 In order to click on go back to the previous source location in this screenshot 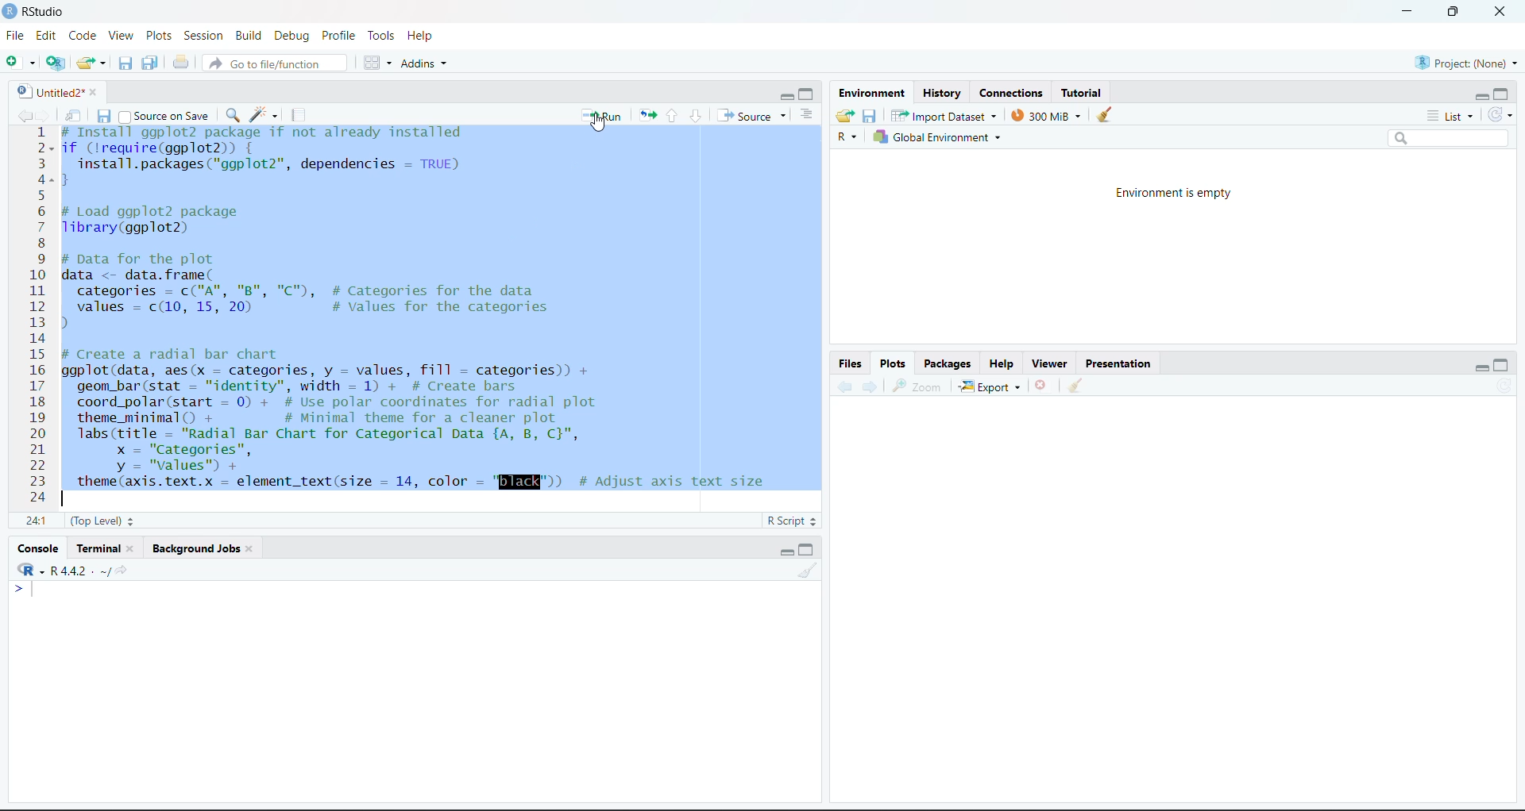, I will do `click(17, 114)`.